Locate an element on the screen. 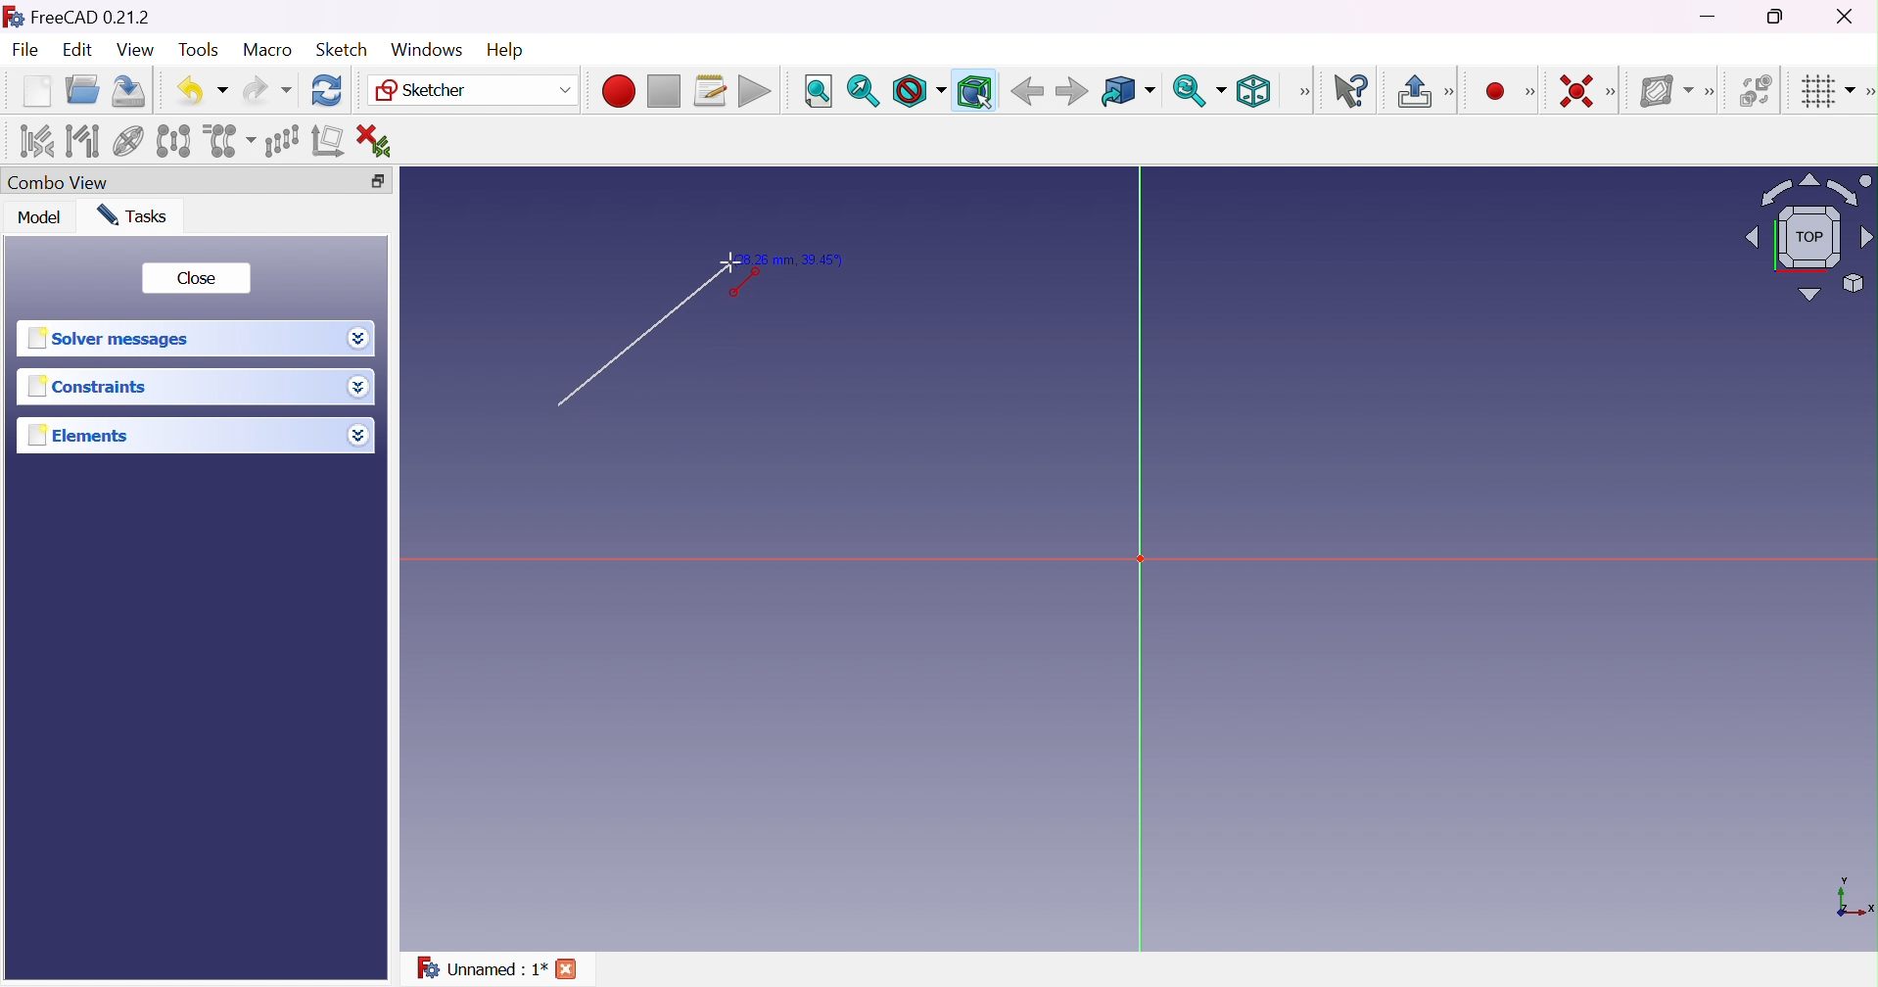  New is located at coordinates (36, 94).